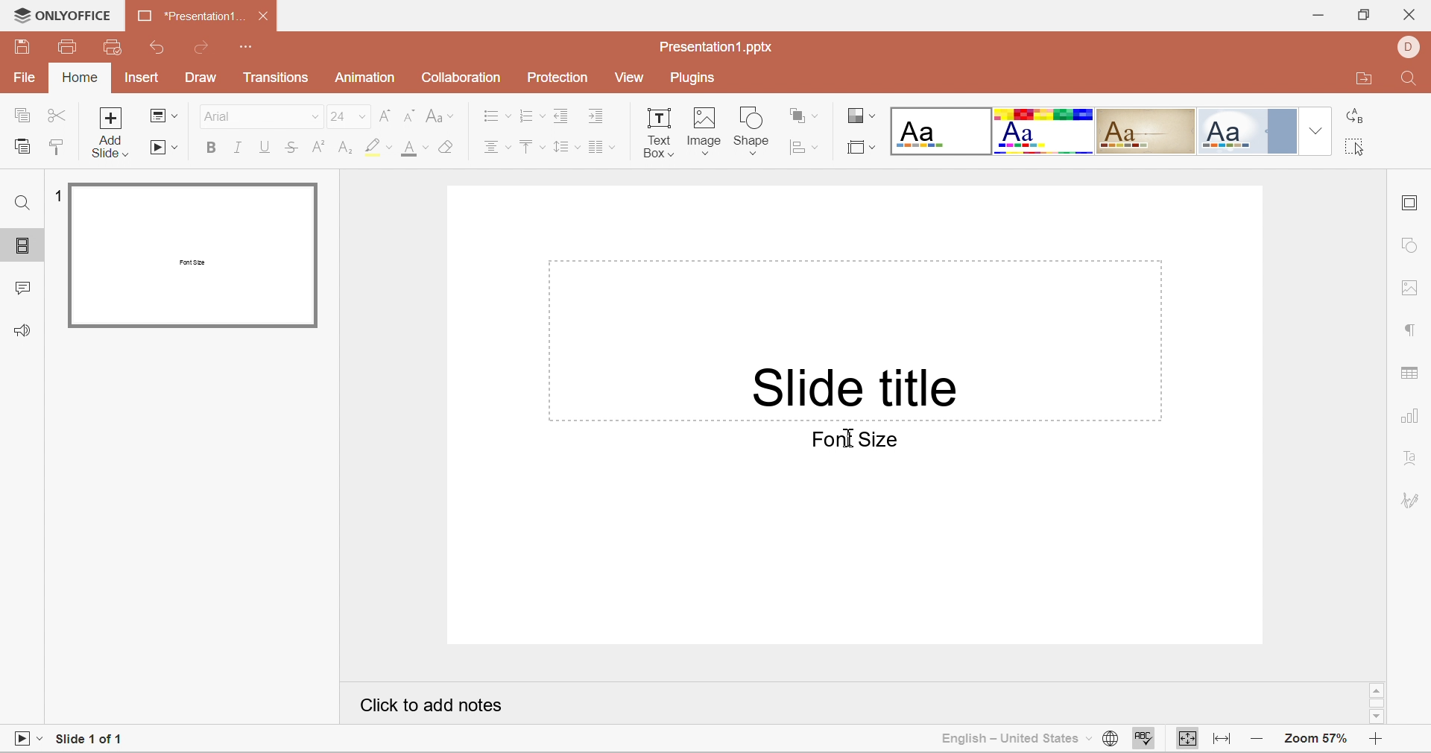 The width and height of the screenshot is (1431, 753). What do you see at coordinates (1412, 464) in the screenshot?
I see `Text Art settings` at bounding box center [1412, 464].